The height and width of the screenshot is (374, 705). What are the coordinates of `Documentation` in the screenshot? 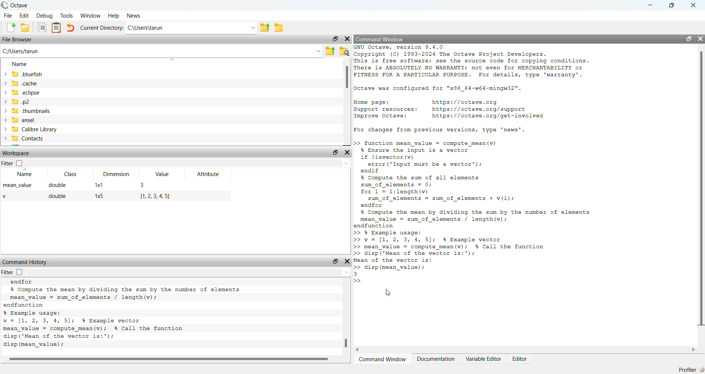 It's located at (436, 359).